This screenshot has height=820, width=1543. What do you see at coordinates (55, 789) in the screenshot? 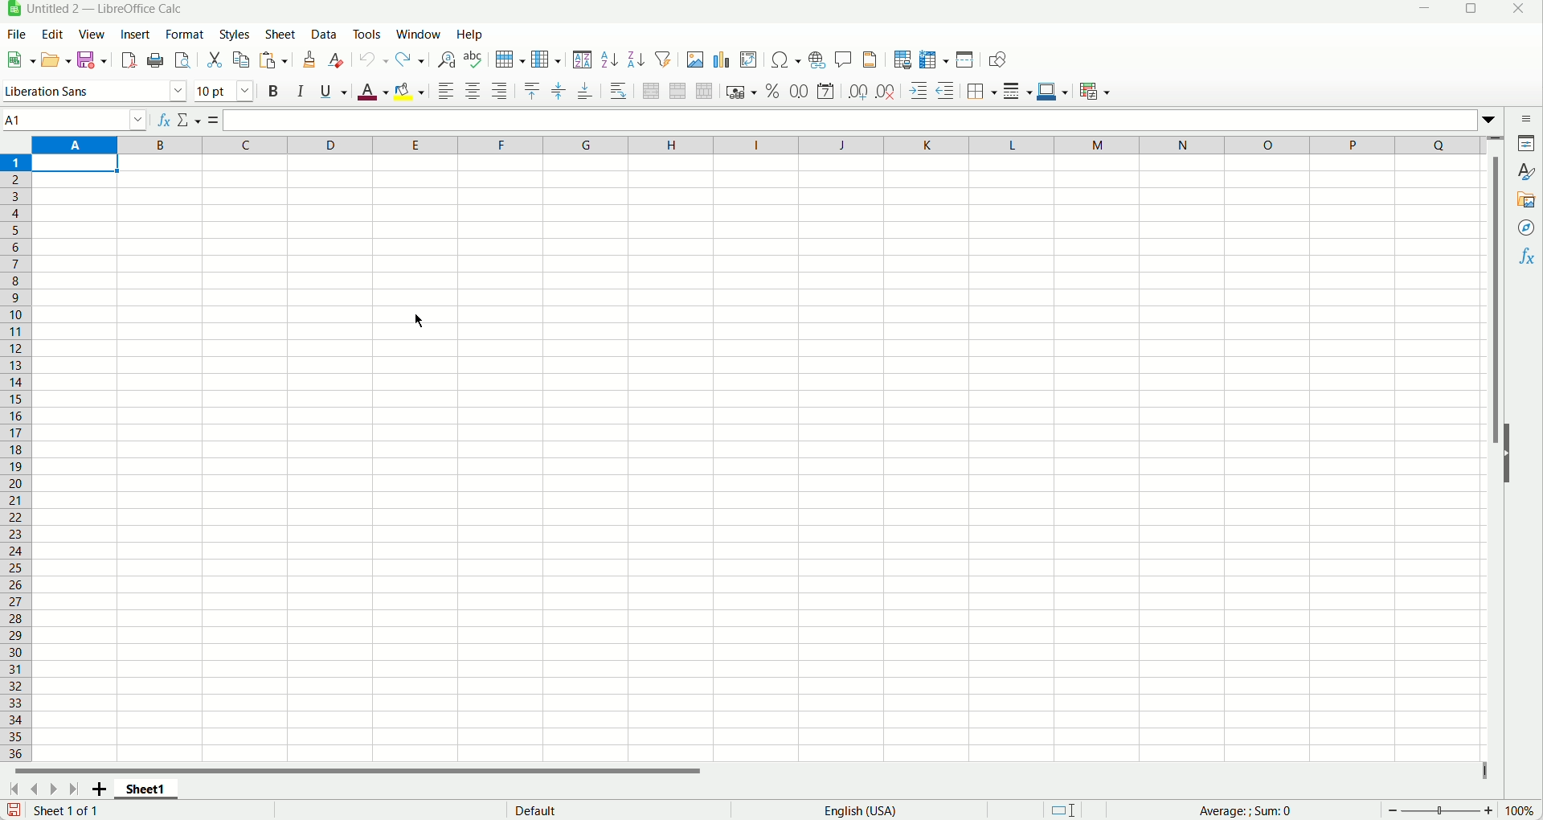
I see `Scroll to next sheet` at bounding box center [55, 789].